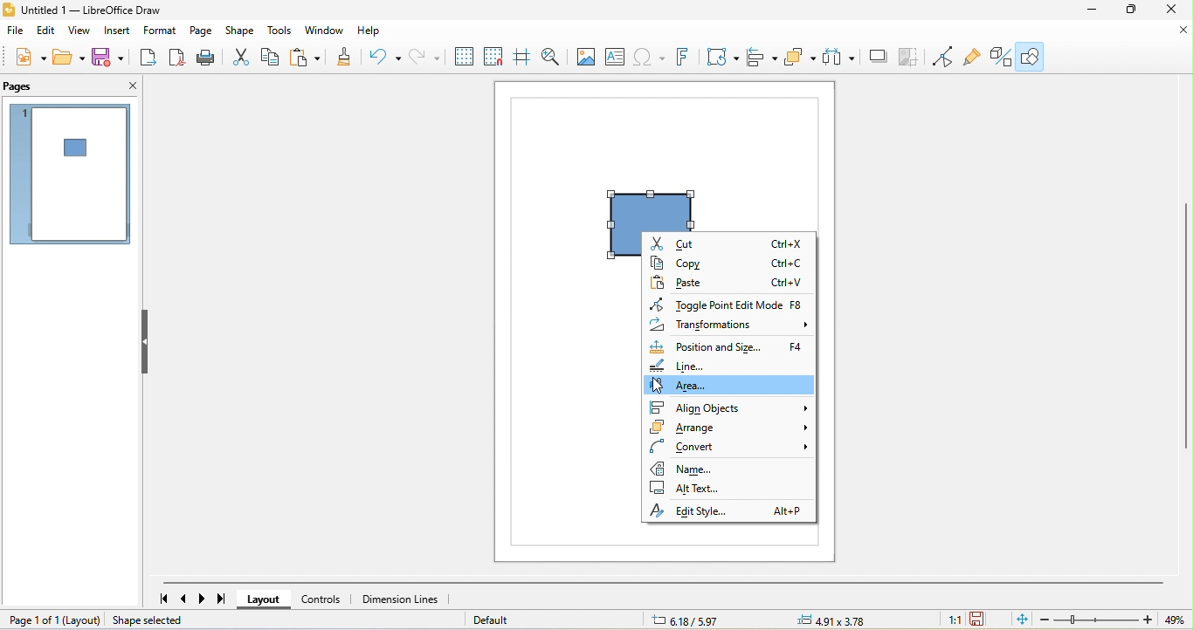 This screenshot has width=1193, height=630. Describe the element at coordinates (764, 58) in the screenshot. I see `align object` at that location.